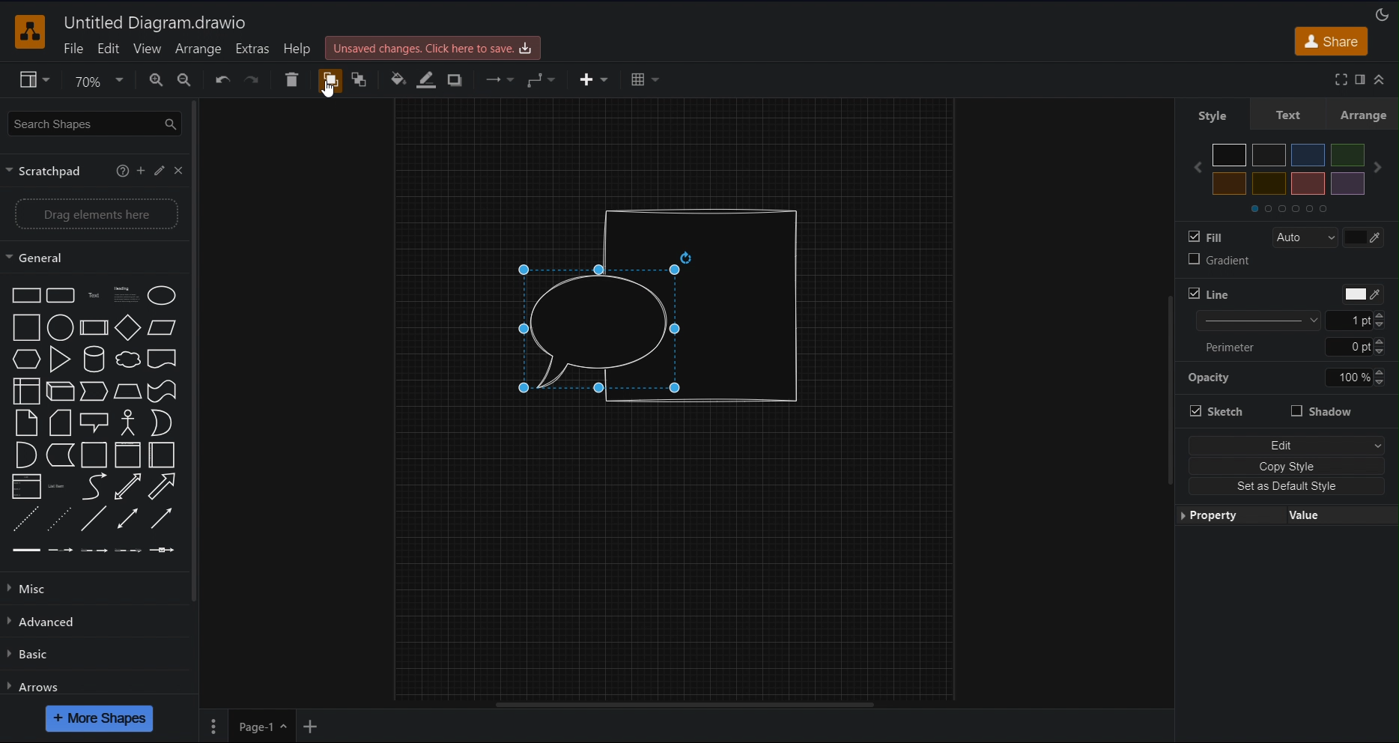  What do you see at coordinates (94, 551) in the screenshot?
I see `Connector with 2 labels` at bounding box center [94, 551].